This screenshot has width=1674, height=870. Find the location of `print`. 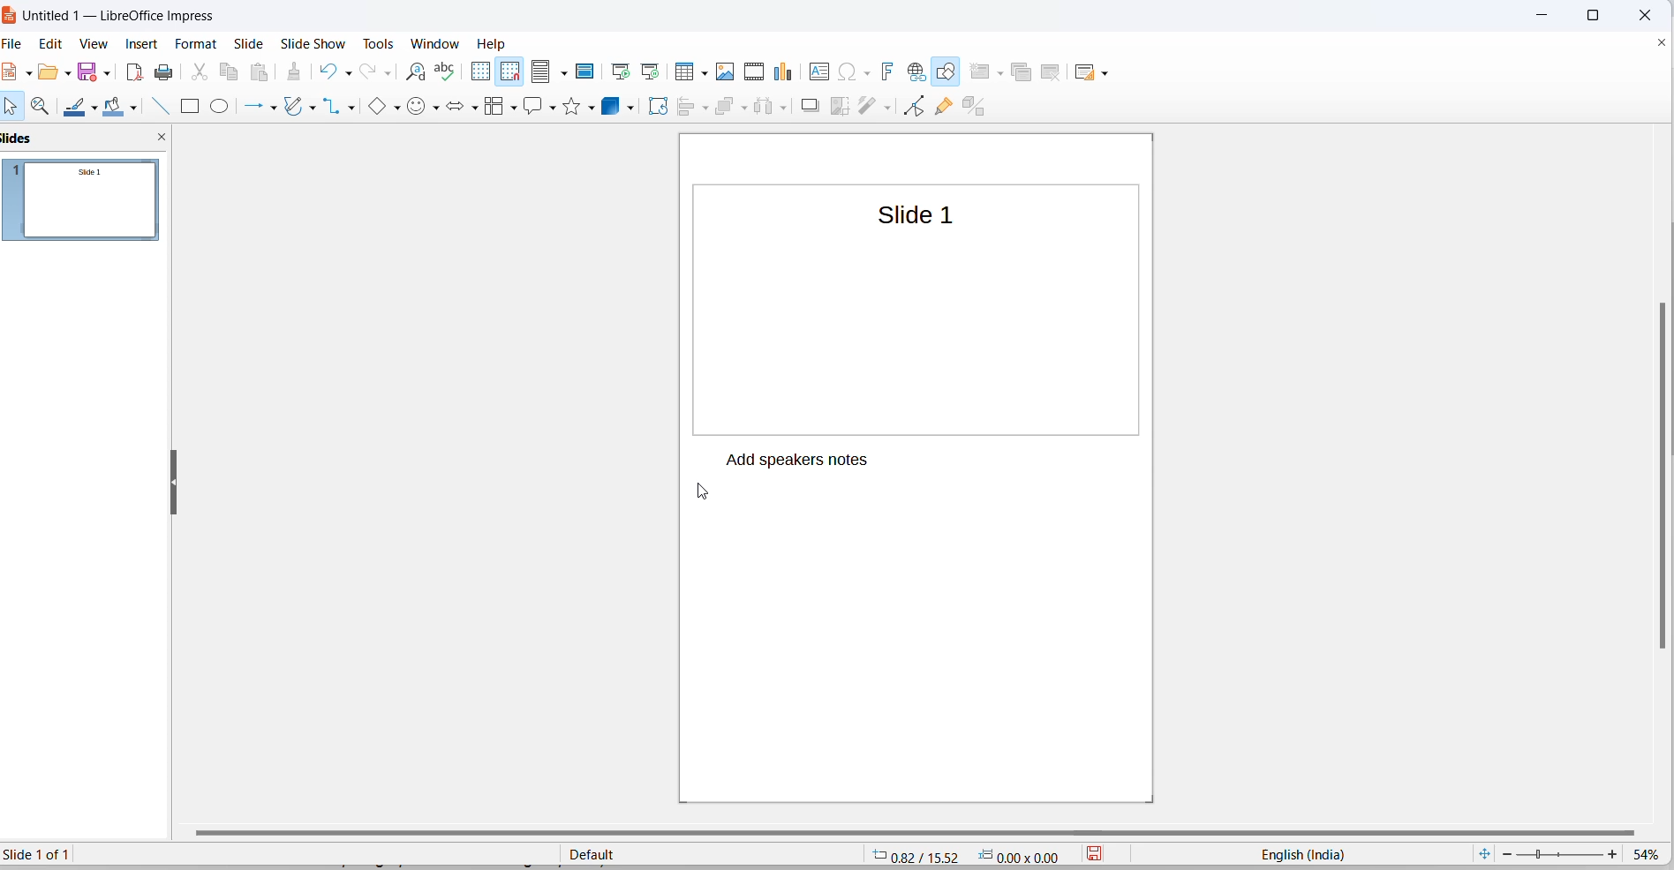

print is located at coordinates (165, 74).